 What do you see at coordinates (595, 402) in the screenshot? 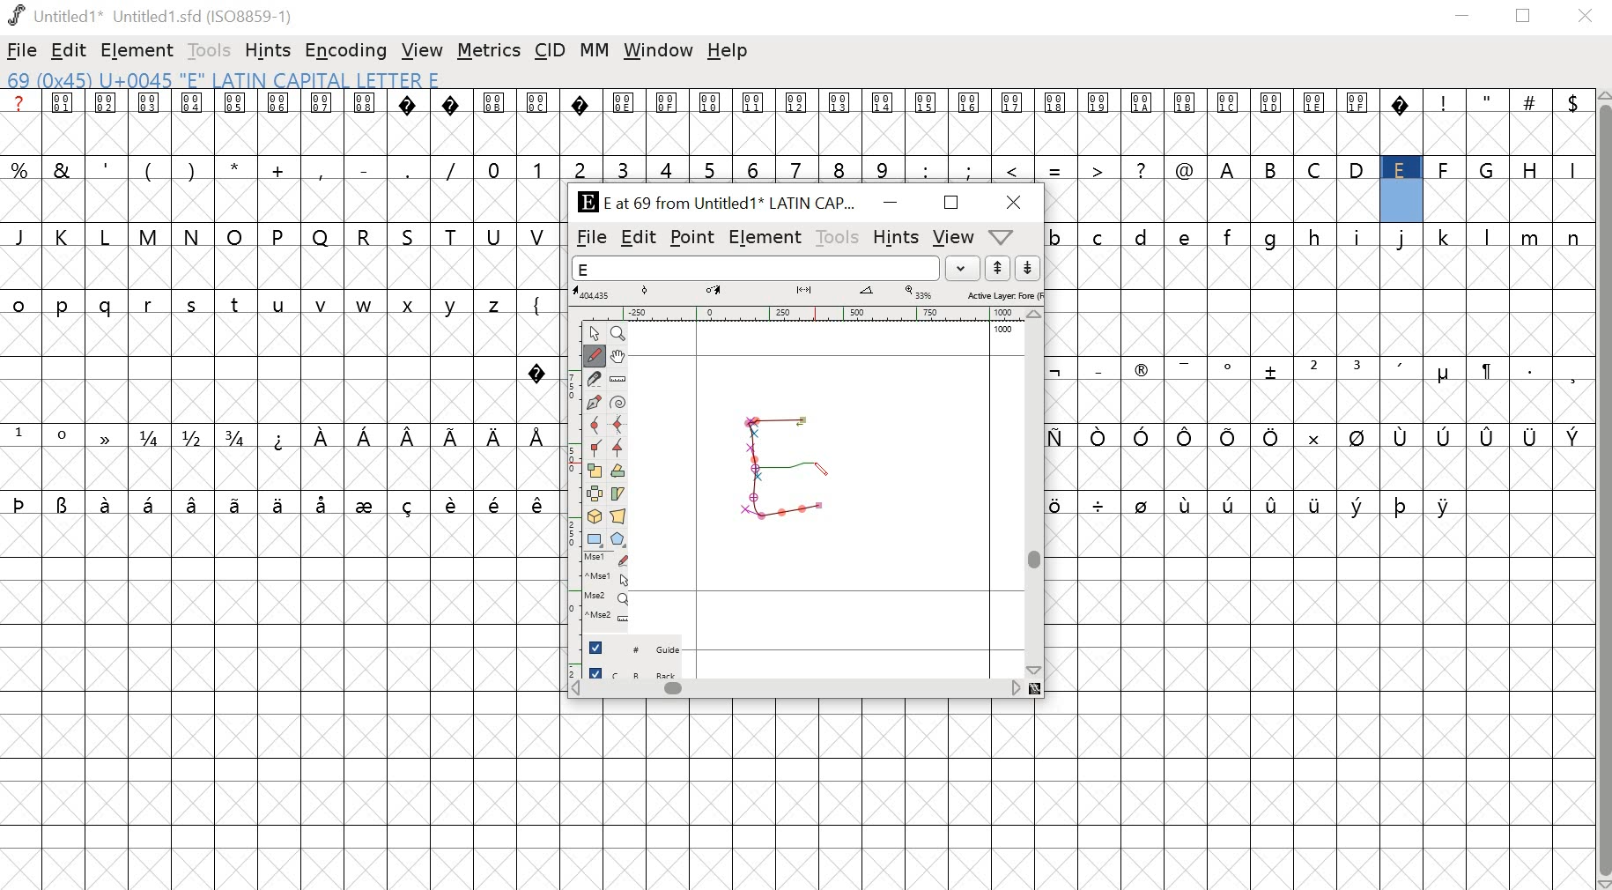
I see `Pen` at bounding box center [595, 402].